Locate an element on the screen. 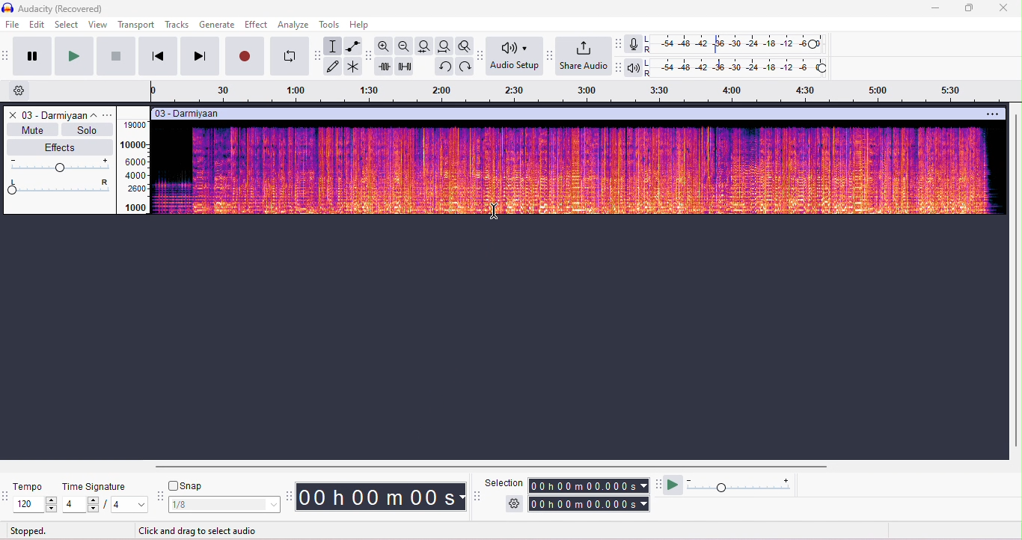 Image resolution: width=1022 pixels, height=540 pixels. time signature is located at coordinates (97, 487).